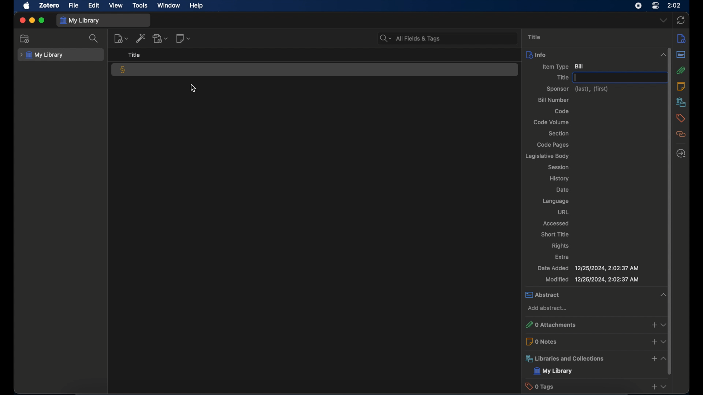 The height and width of the screenshot is (395, 703). Describe the element at coordinates (196, 6) in the screenshot. I see `help` at that location.